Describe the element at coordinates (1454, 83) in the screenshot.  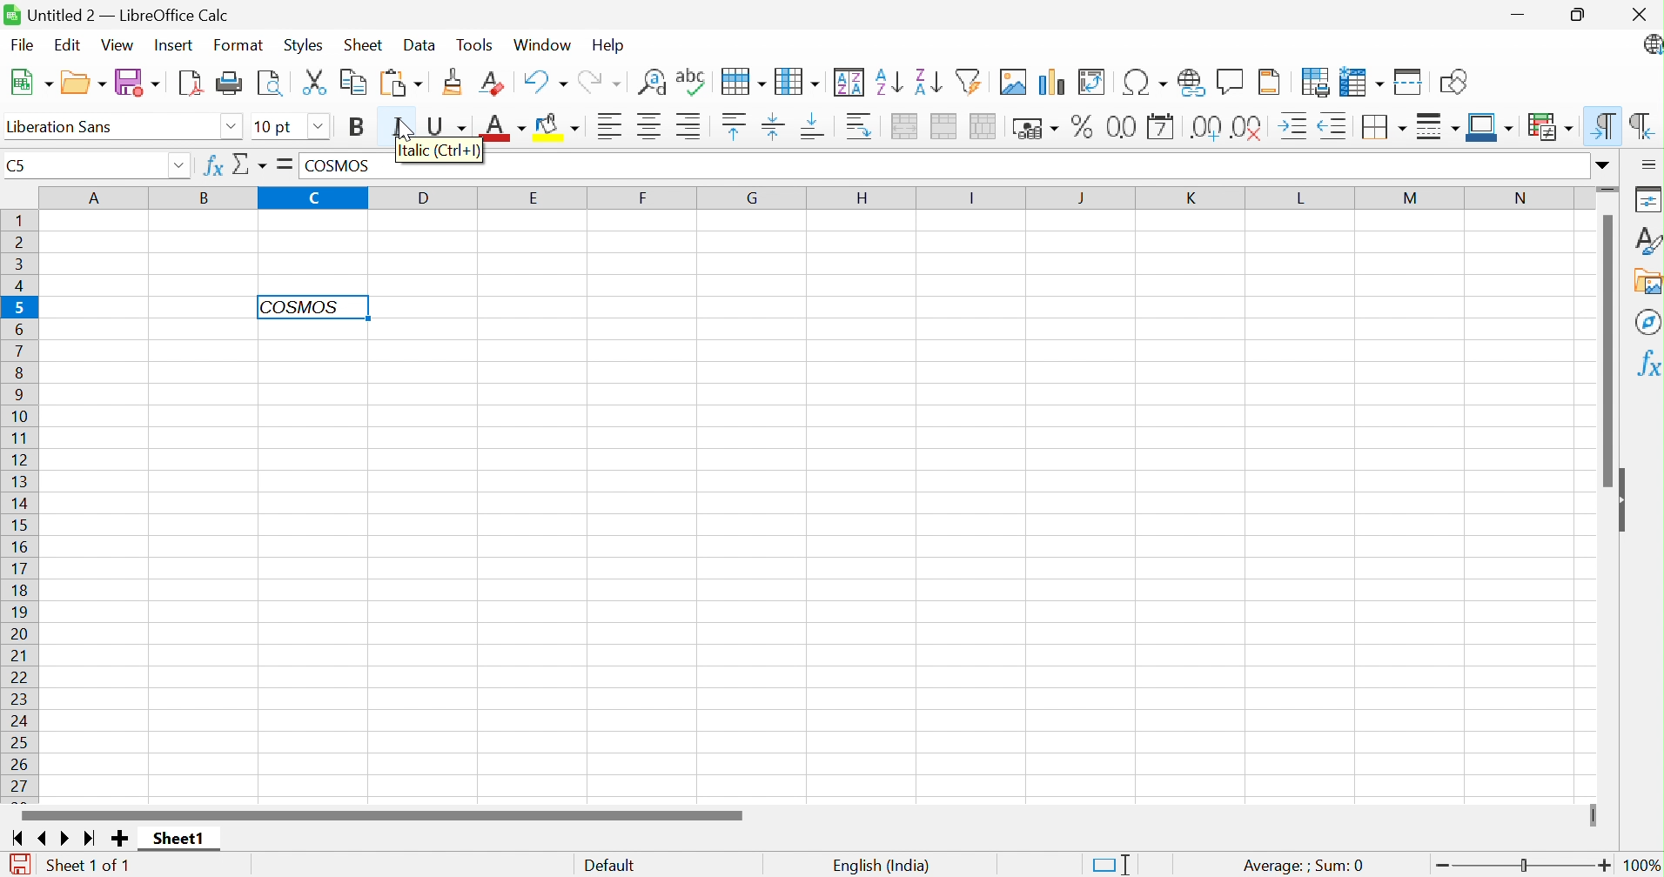
I see `Show draw functions` at that location.